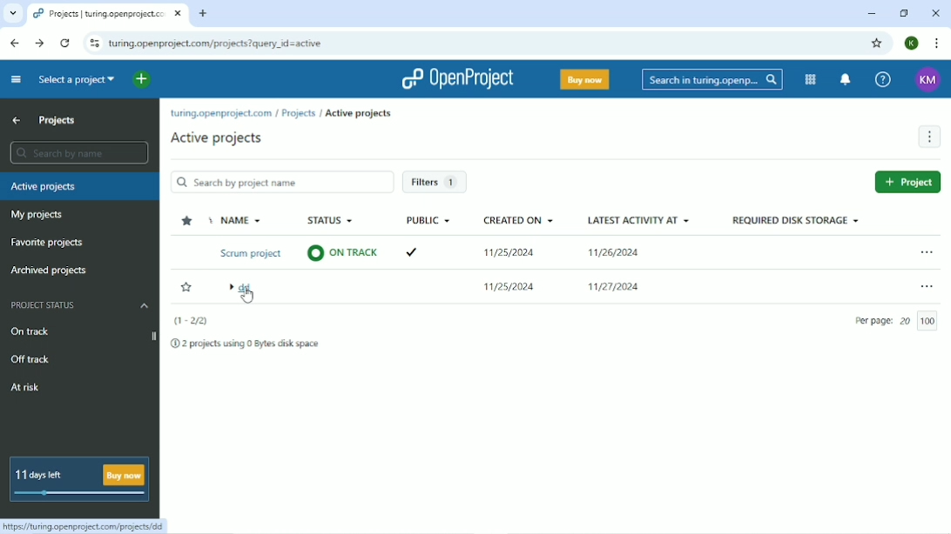 This screenshot has height=534, width=951. What do you see at coordinates (16, 79) in the screenshot?
I see `Collapse project menu` at bounding box center [16, 79].